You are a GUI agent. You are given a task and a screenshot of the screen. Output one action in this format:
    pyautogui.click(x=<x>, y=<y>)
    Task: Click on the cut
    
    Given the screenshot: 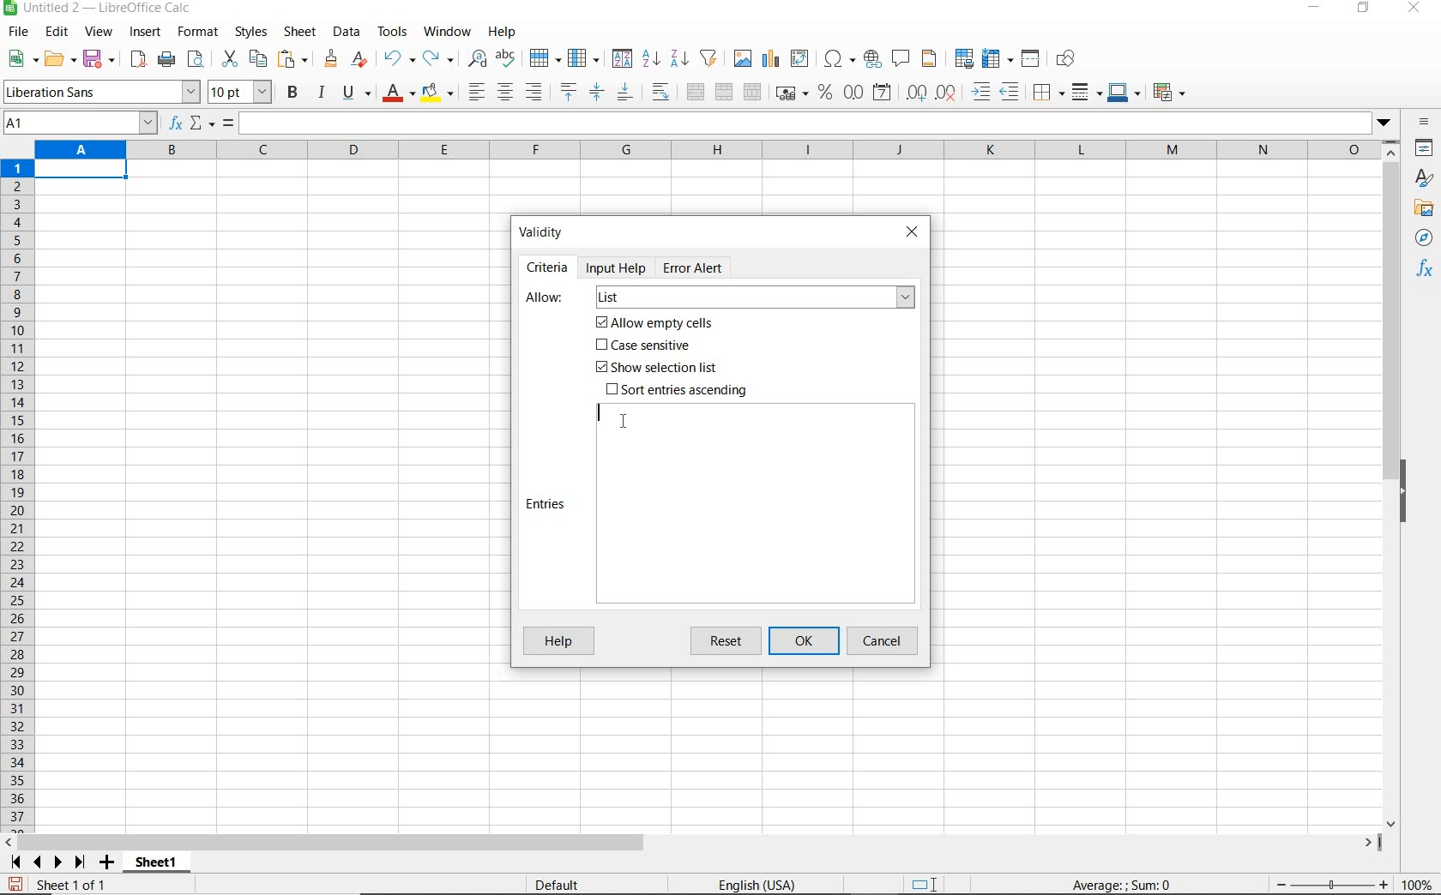 What is the action you would take?
    pyautogui.click(x=229, y=59)
    